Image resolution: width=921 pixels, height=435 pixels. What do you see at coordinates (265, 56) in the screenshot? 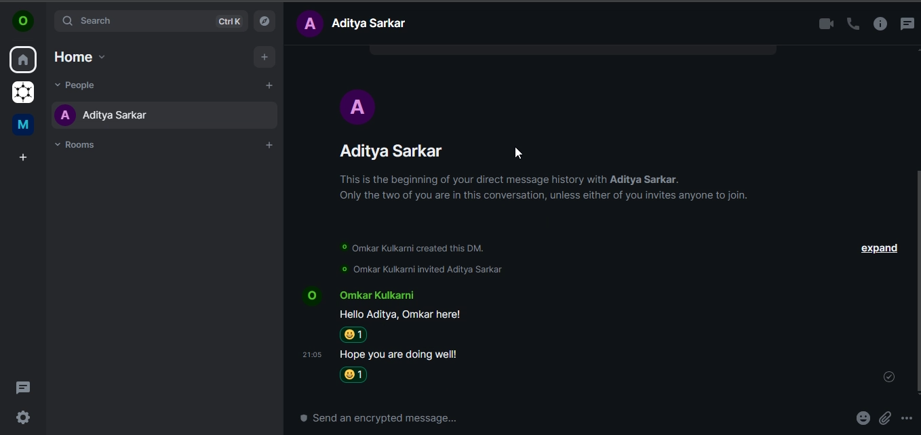
I see `add` at bounding box center [265, 56].